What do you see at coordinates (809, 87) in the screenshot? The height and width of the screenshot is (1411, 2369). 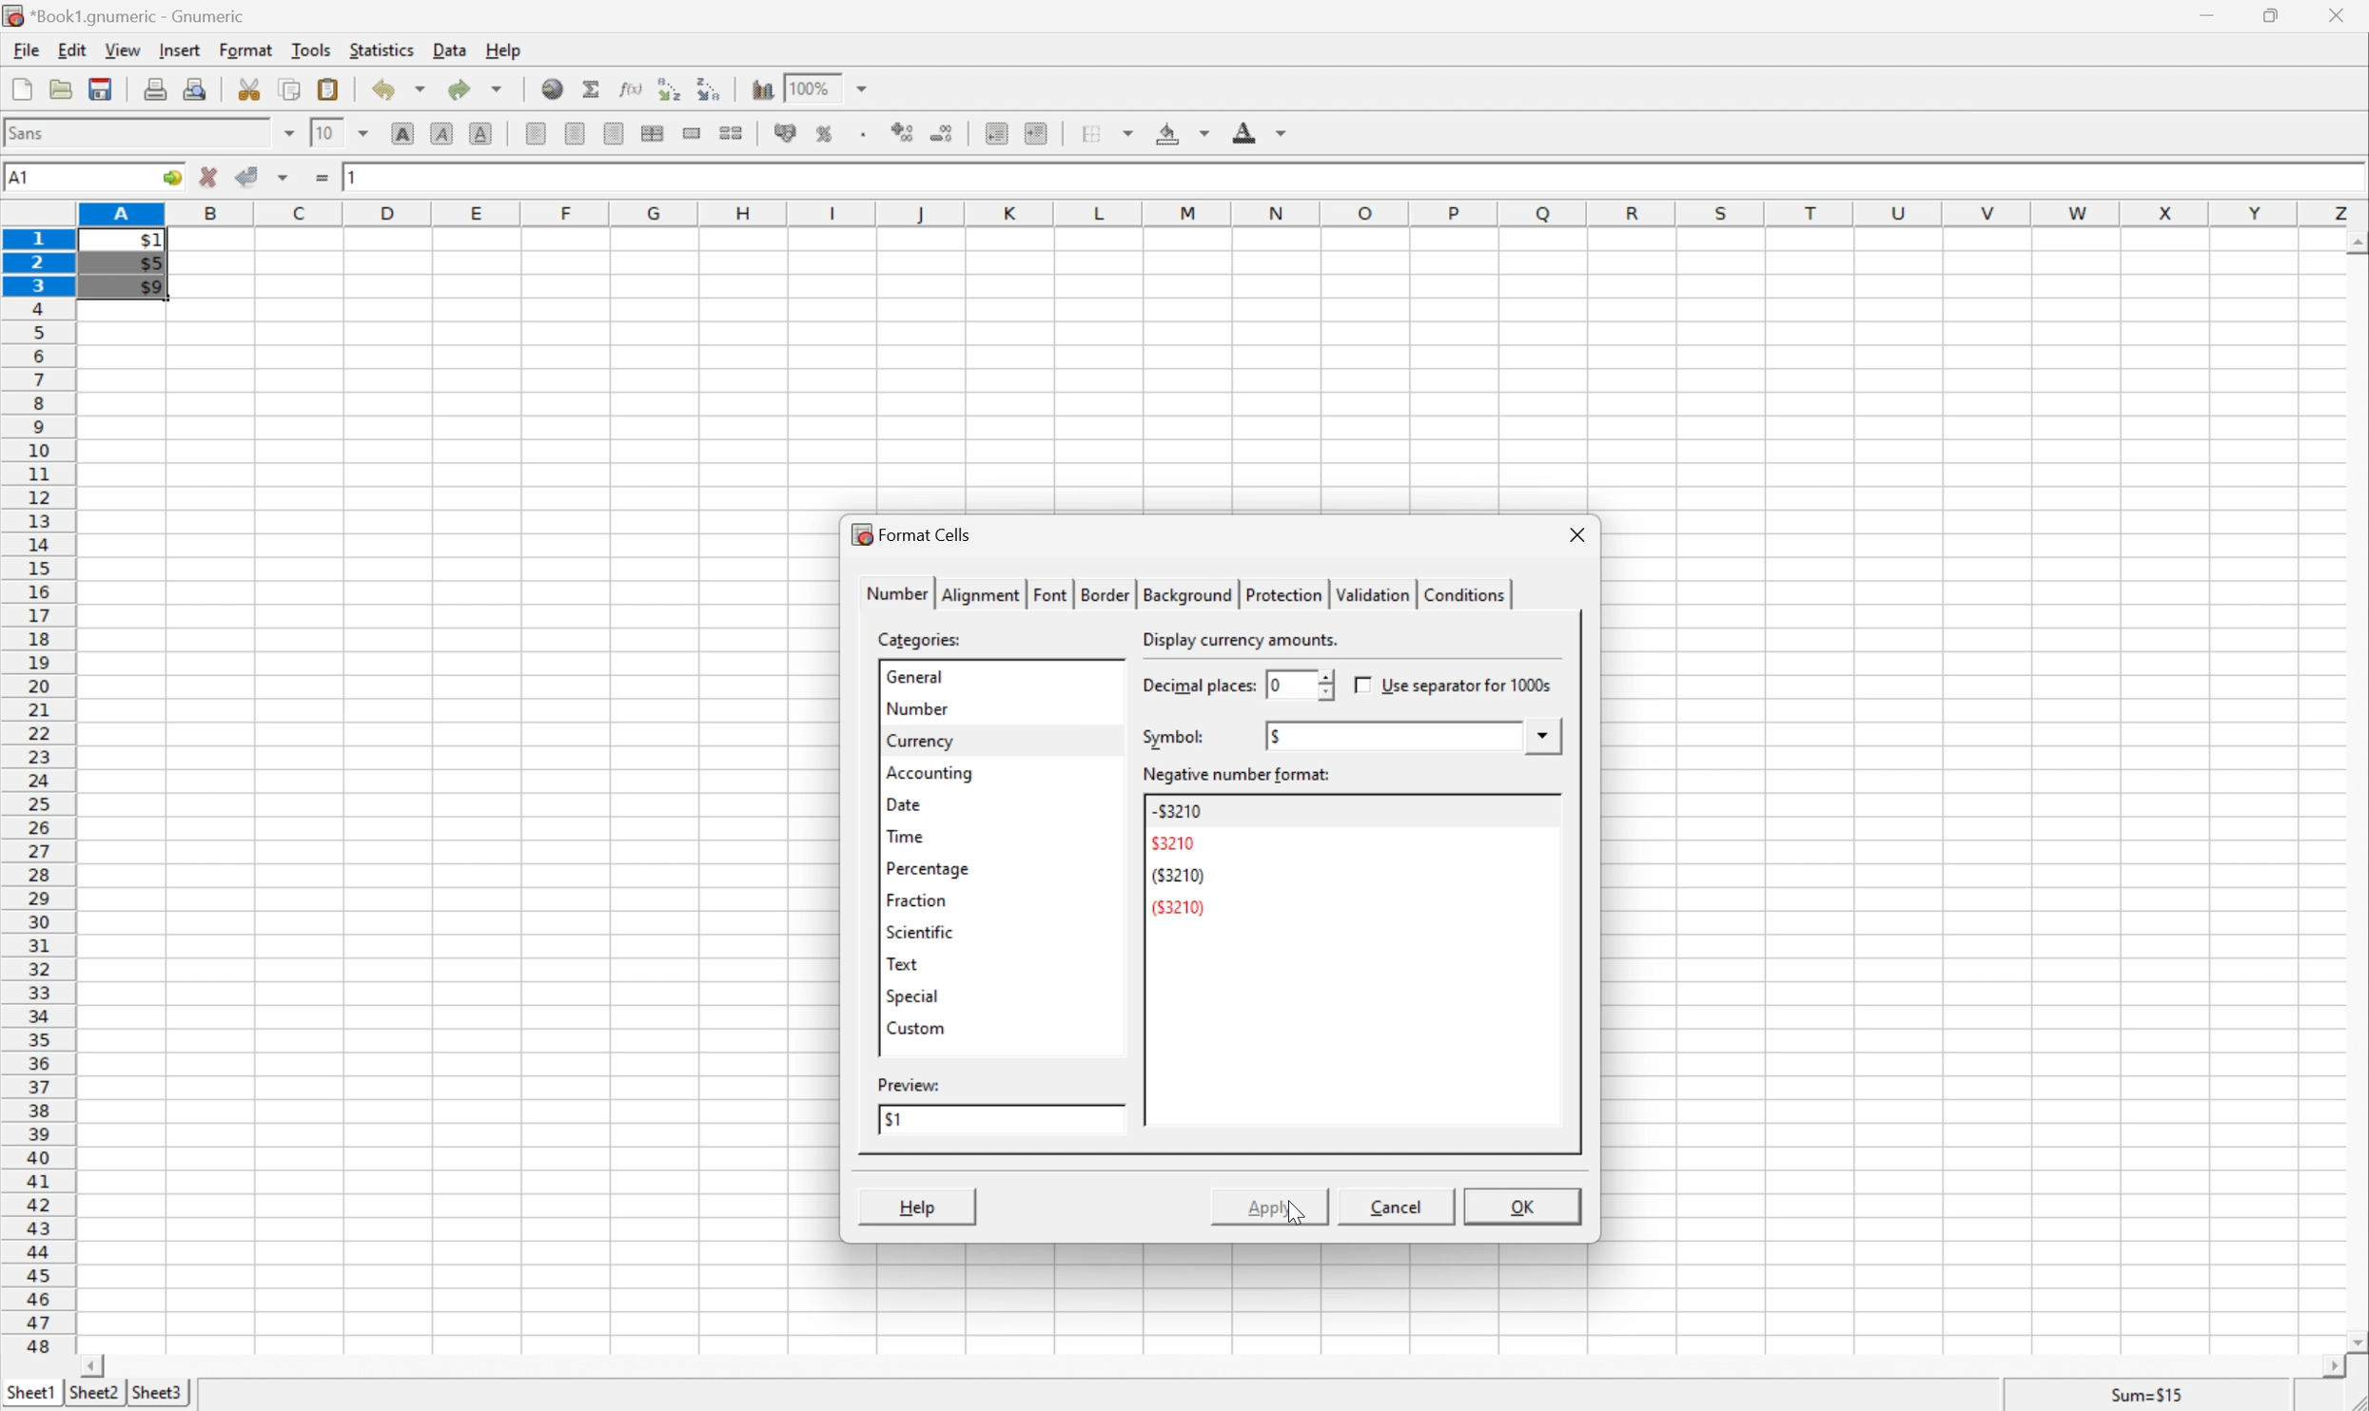 I see `100%` at bounding box center [809, 87].